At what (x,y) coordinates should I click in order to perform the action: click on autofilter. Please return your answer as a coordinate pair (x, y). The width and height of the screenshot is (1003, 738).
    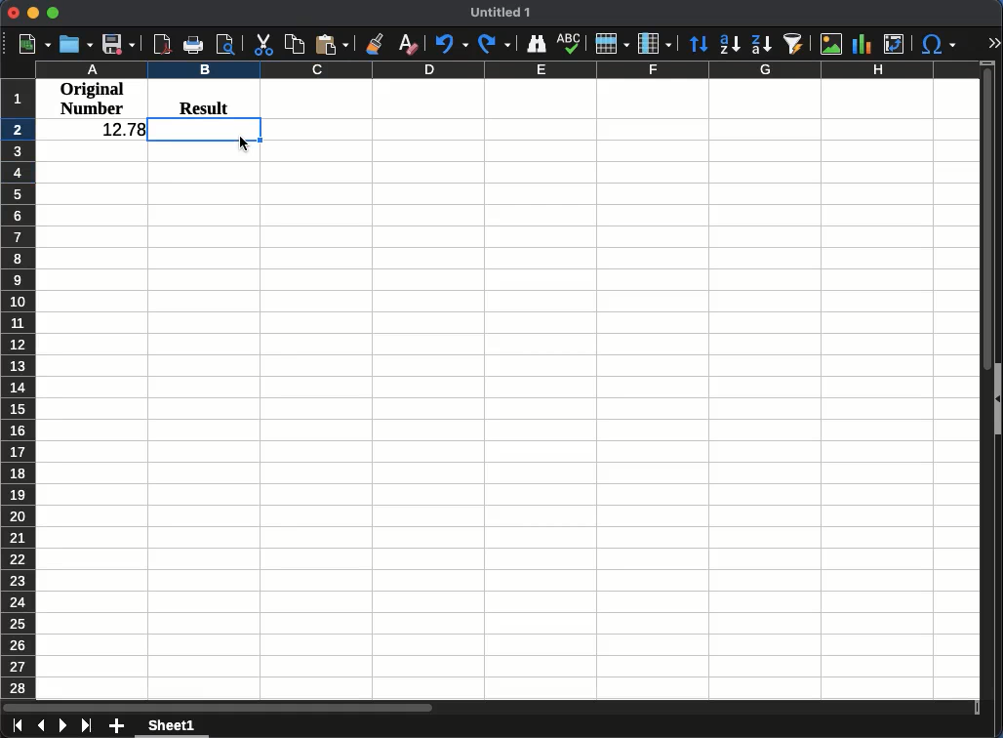
    Looking at the image, I should click on (795, 43).